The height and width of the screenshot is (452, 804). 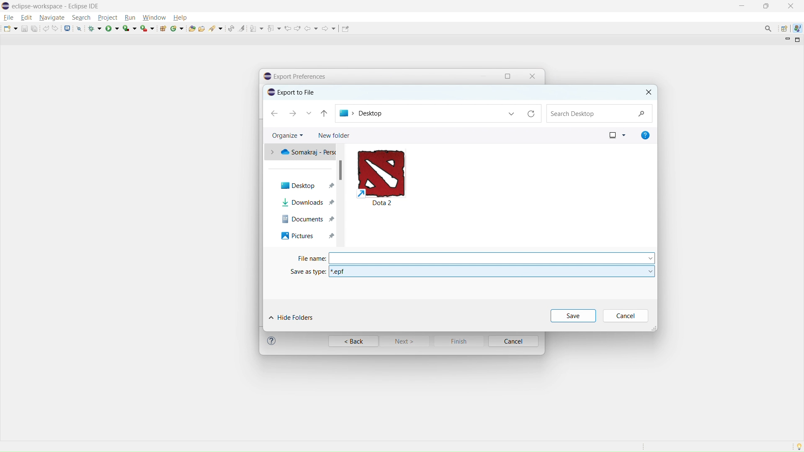 I want to click on New folder, so click(x=333, y=135).